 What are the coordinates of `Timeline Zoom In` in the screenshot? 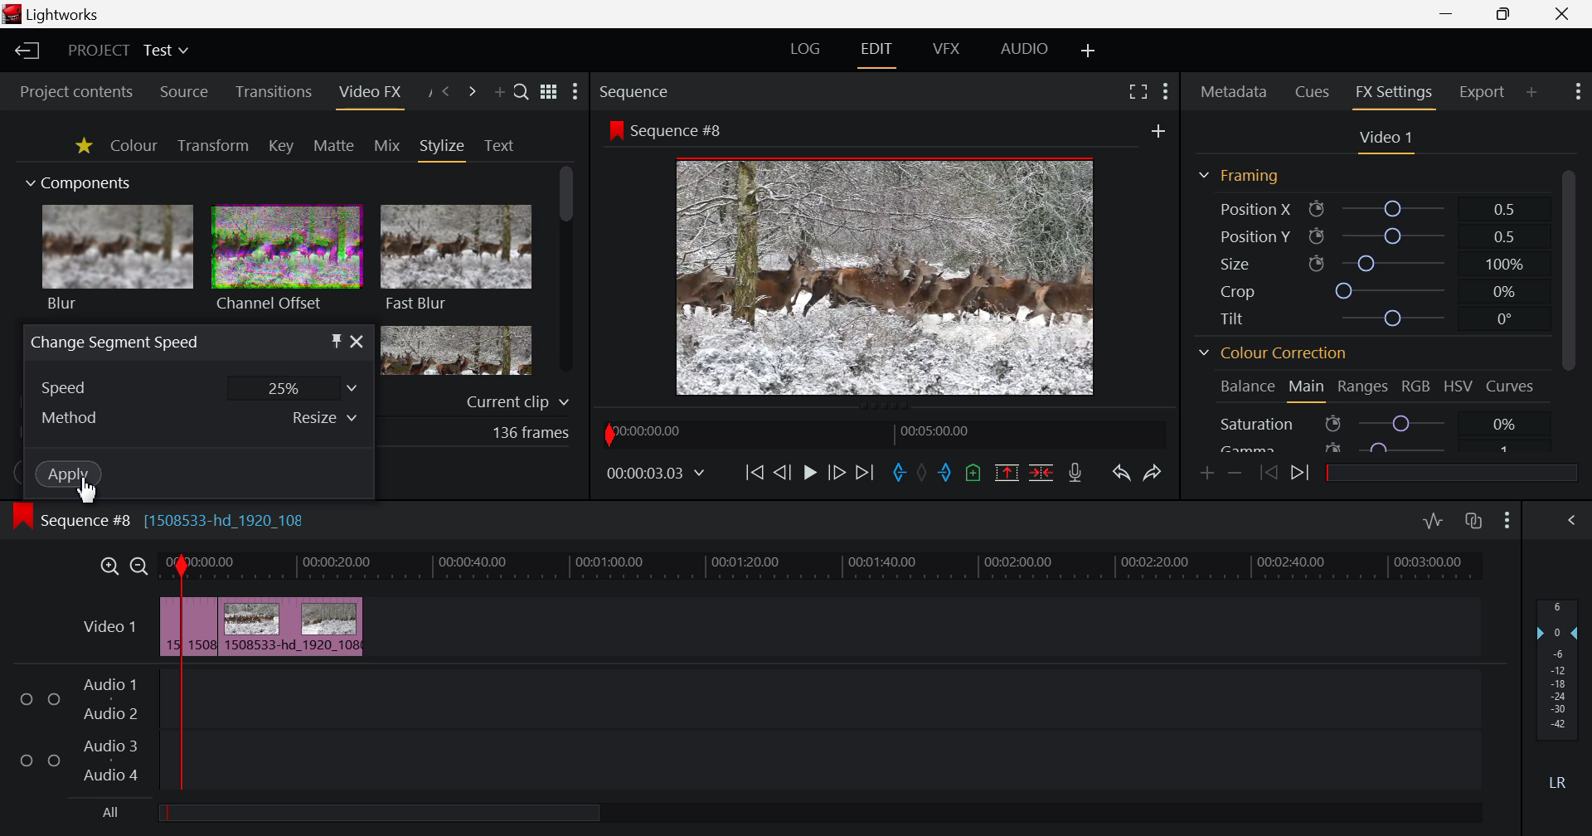 It's located at (108, 566).